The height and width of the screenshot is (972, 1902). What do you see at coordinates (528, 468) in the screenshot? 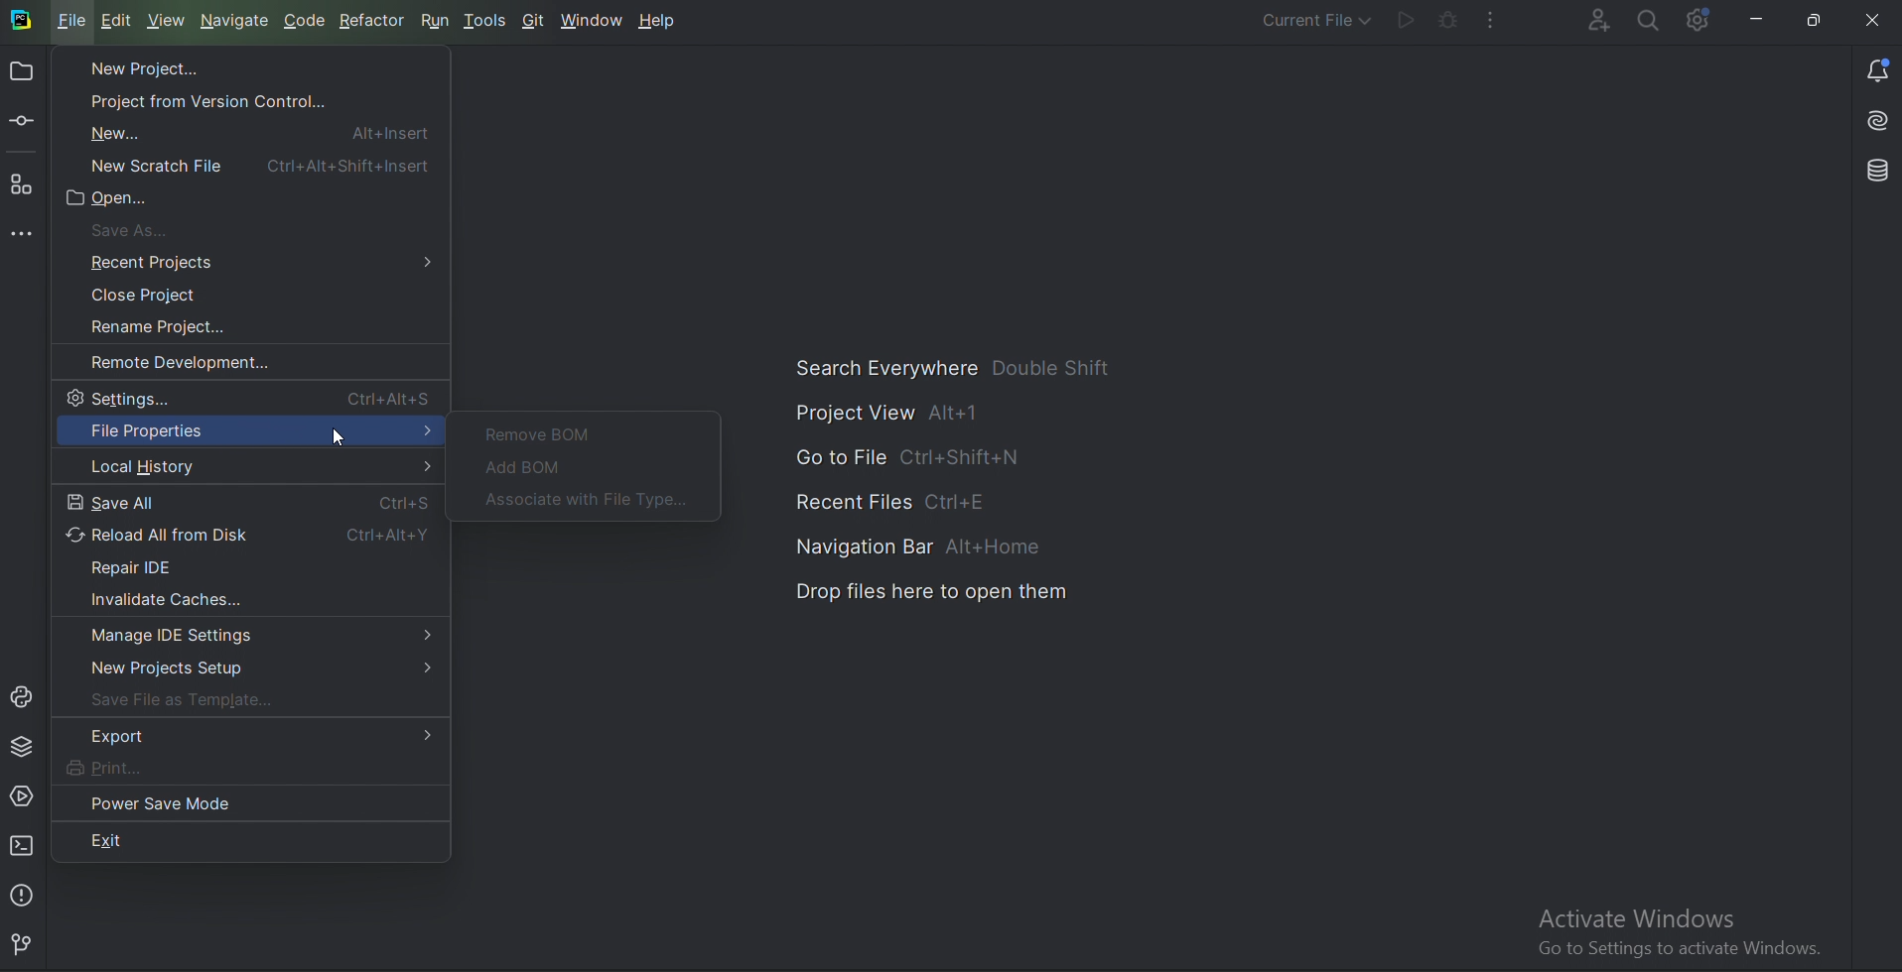
I see `Add BOM` at bounding box center [528, 468].